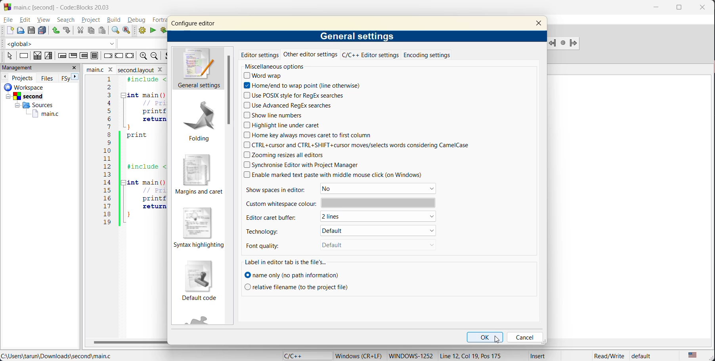 The width and height of the screenshot is (715, 361). What do you see at coordinates (524, 337) in the screenshot?
I see `cancel` at bounding box center [524, 337].